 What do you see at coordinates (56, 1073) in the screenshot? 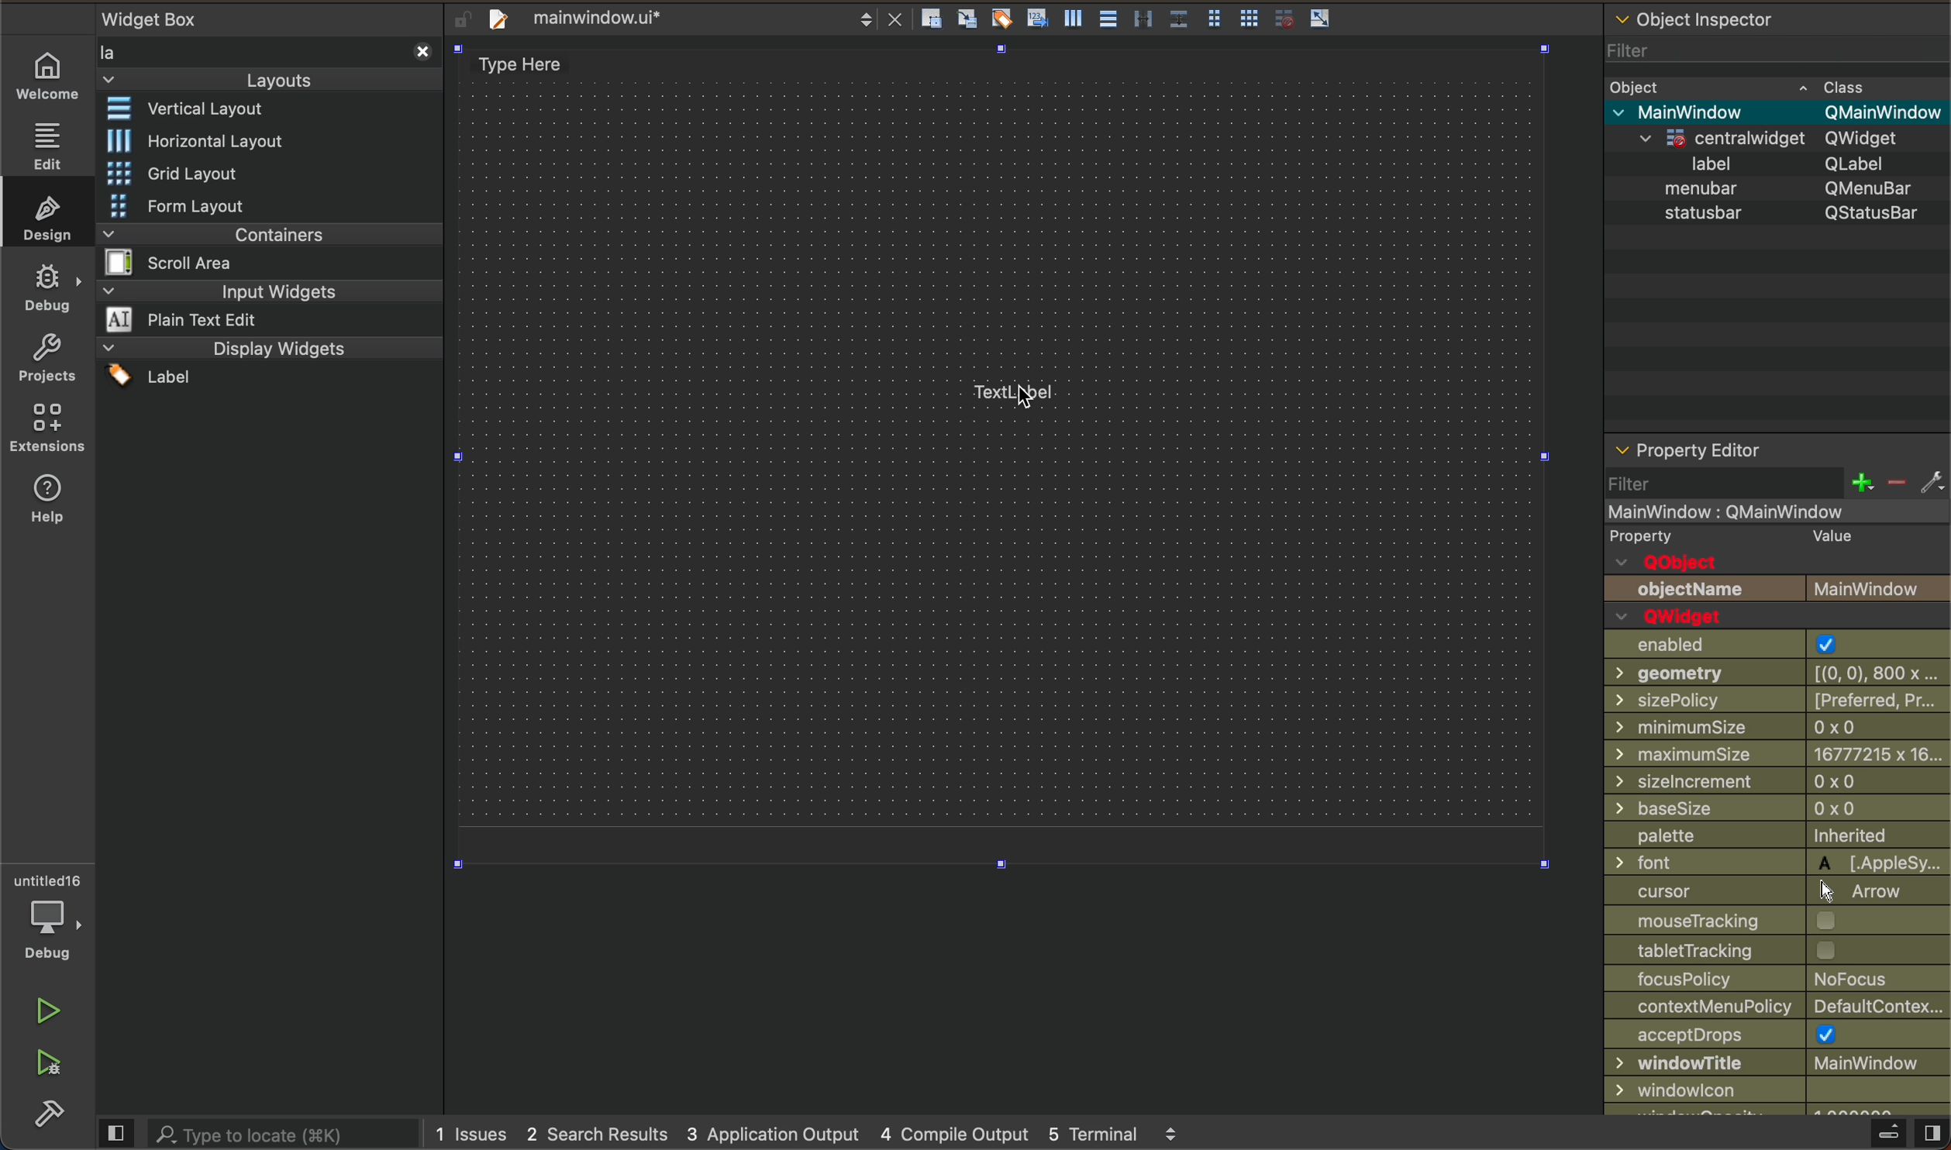
I see `run abd debug` at bounding box center [56, 1073].